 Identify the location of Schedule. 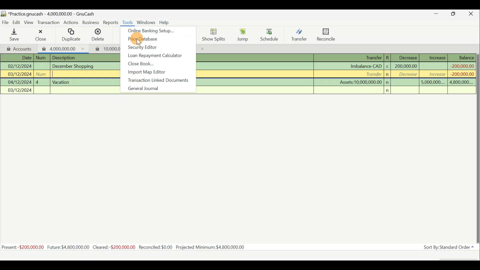
(269, 35).